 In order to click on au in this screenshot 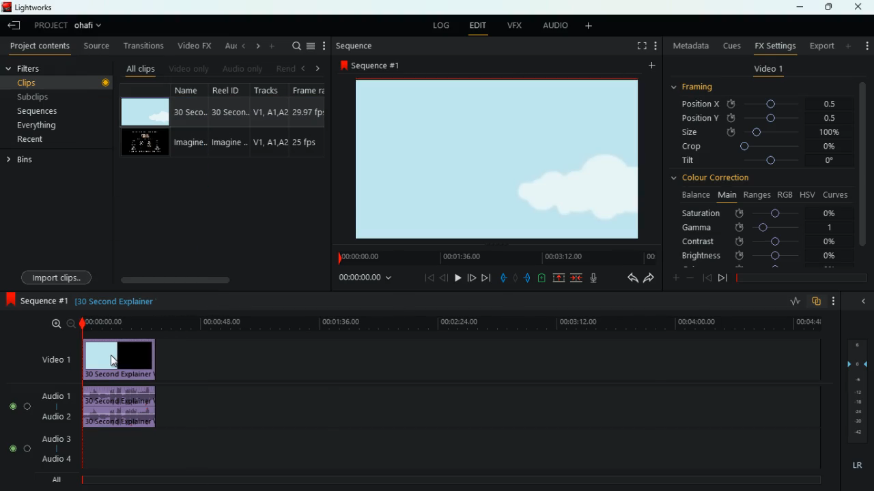, I will do `click(226, 44)`.